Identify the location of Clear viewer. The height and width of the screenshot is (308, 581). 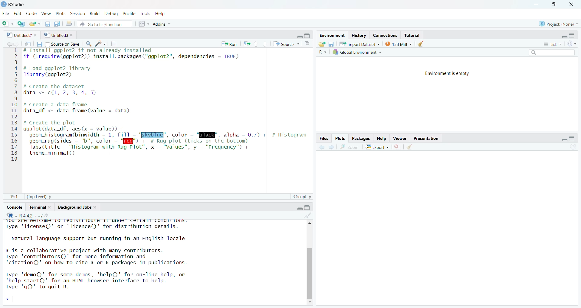
(413, 147).